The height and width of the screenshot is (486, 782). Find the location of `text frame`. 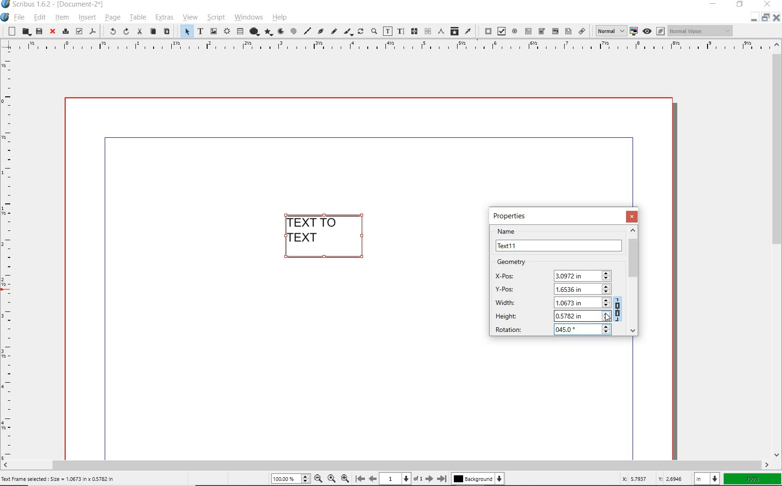

text frame is located at coordinates (200, 32).